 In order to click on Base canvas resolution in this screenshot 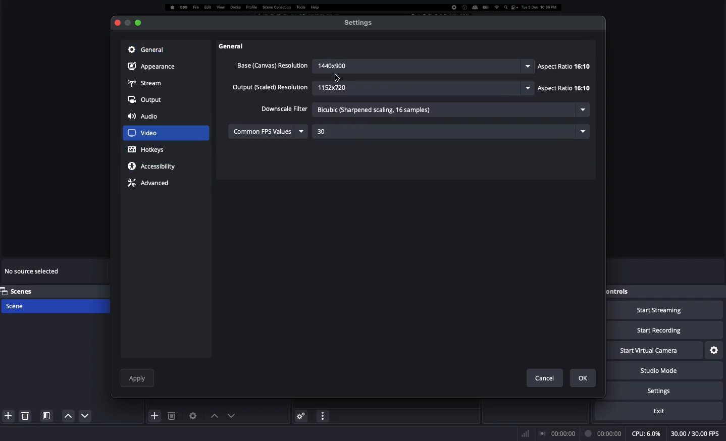, I will do `click(271, 65)`.